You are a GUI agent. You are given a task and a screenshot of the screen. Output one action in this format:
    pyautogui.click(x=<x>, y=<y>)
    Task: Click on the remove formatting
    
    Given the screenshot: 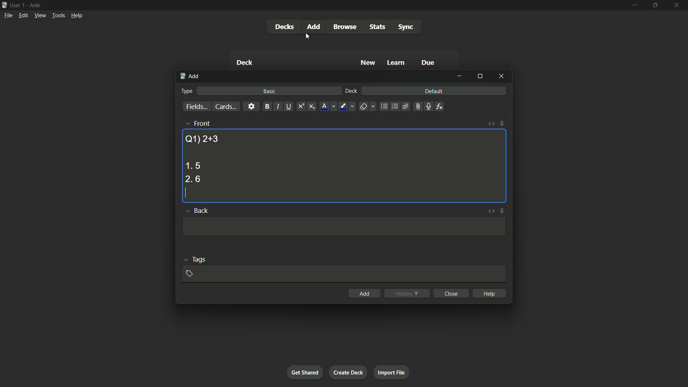 What is the action you would take?
    pyautogui.click(x=363, y=107)
    